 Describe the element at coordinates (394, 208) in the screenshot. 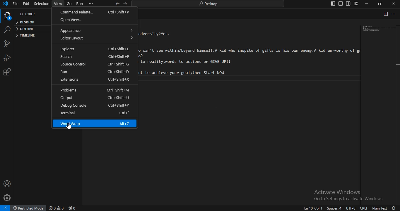

I see `no notifications` at that location.